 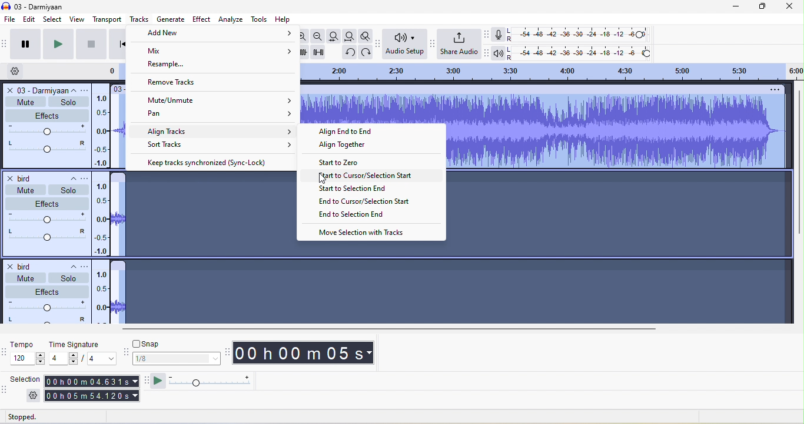 I want to click on selection, so click(x=28, y=381).